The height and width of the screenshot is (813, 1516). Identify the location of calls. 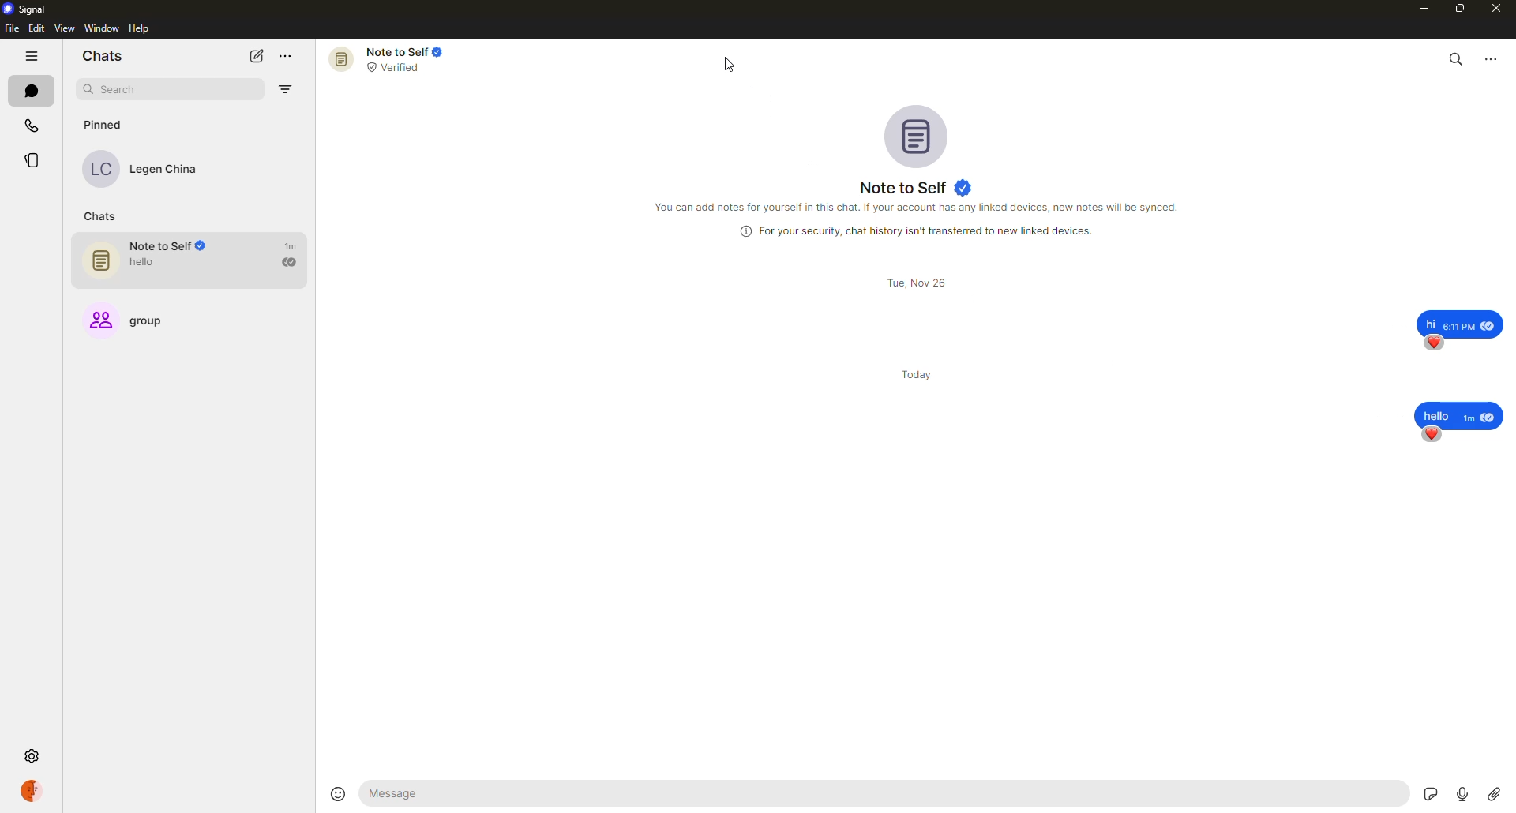
(32, 124).